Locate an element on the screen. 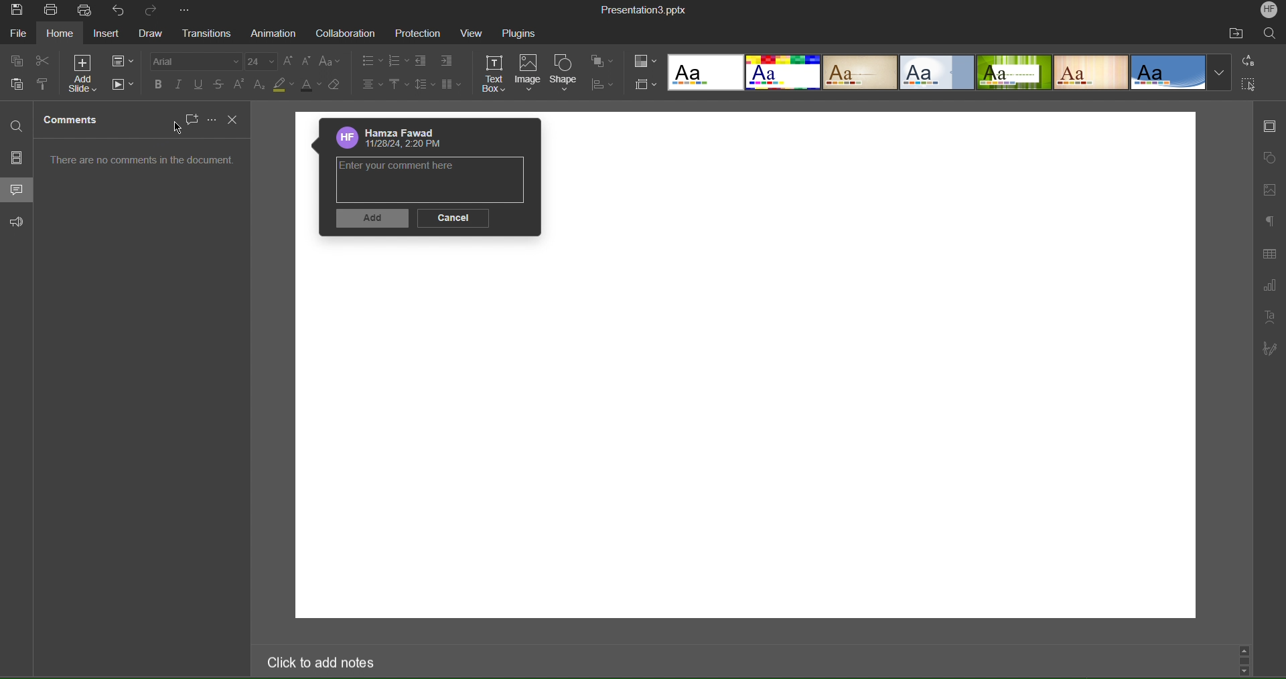 The width and height of the screenshot is (1286, 679). Cancel is located at coordinates (453, 218).